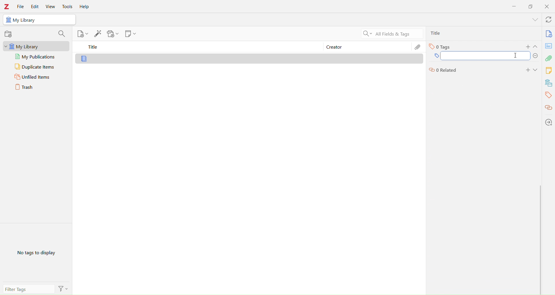 This screenshot has height=295, width=555. I want to click on Trash, so click(24, 87).